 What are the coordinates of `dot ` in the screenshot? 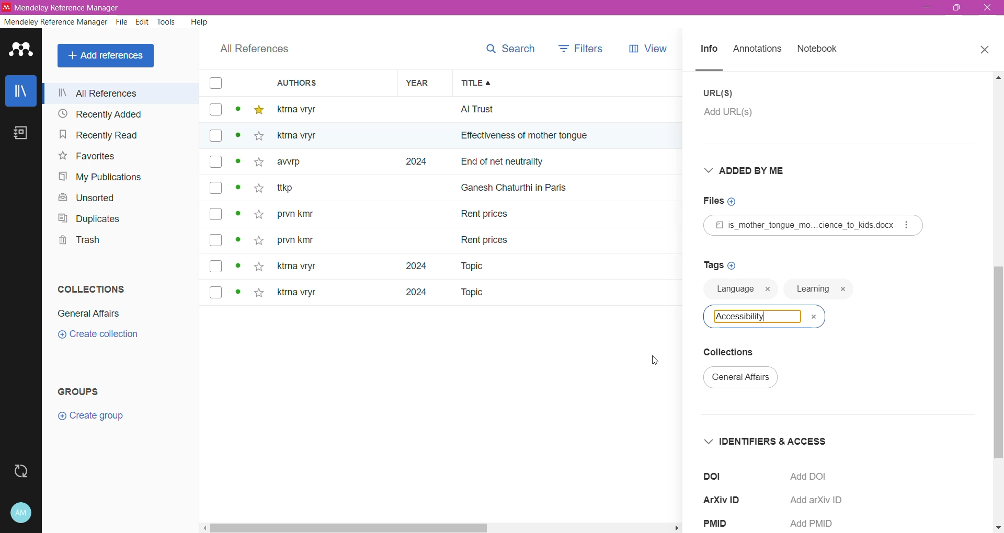 It's located at (239, 190).